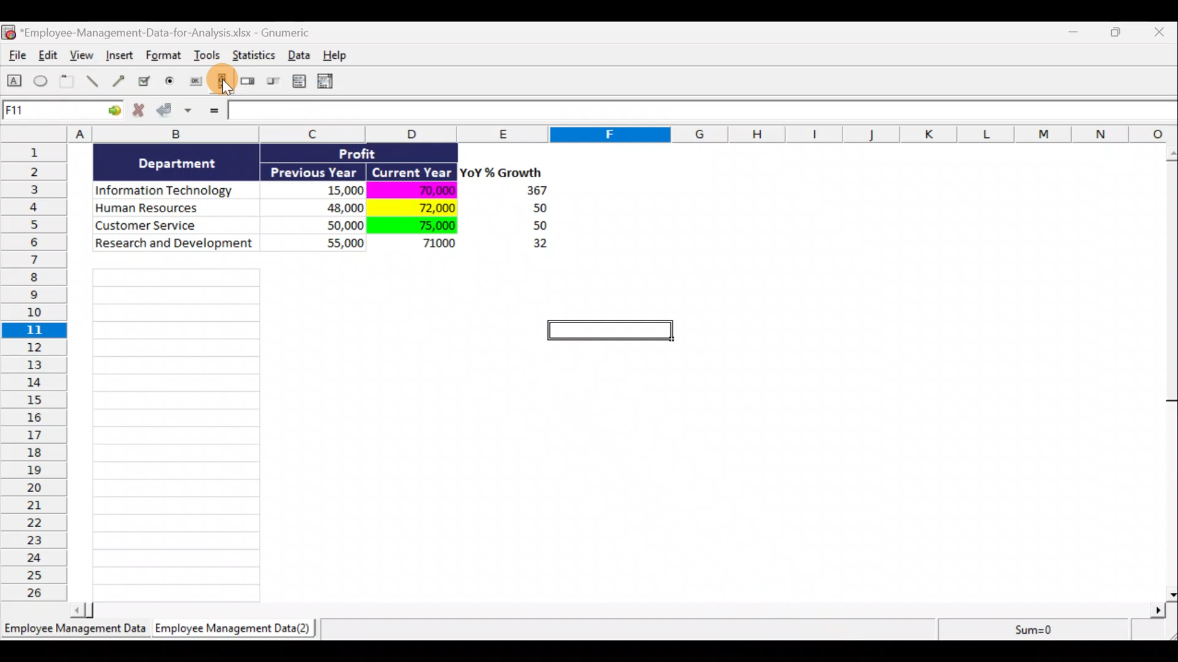 This screenshot has width=1178, height=662. What do you see at coordinates (119, 57) in the screenshot?
I see `Insert` at bounding box center [119, 57].